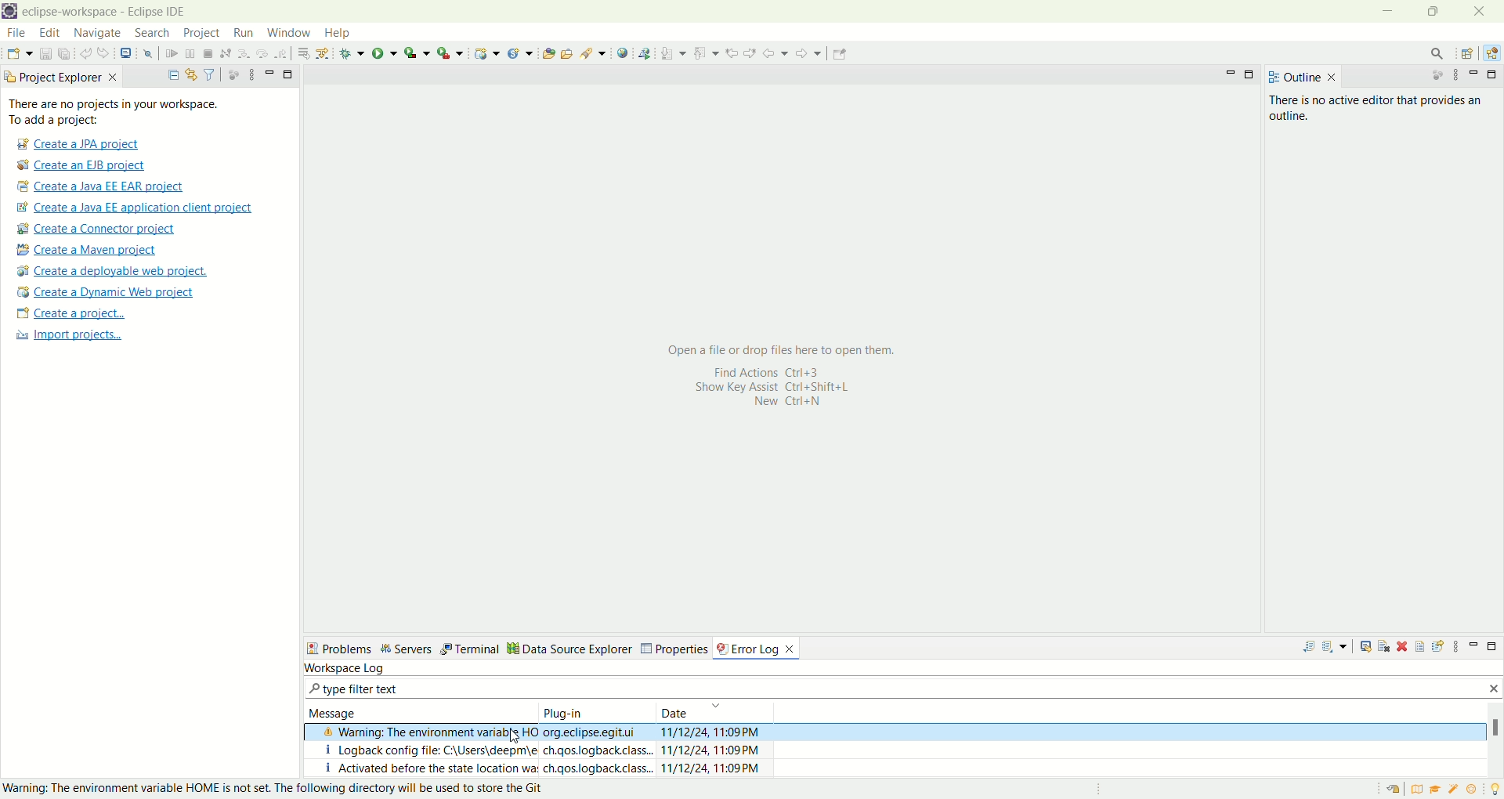  I want to click on show track trace, so click(1366, 651).